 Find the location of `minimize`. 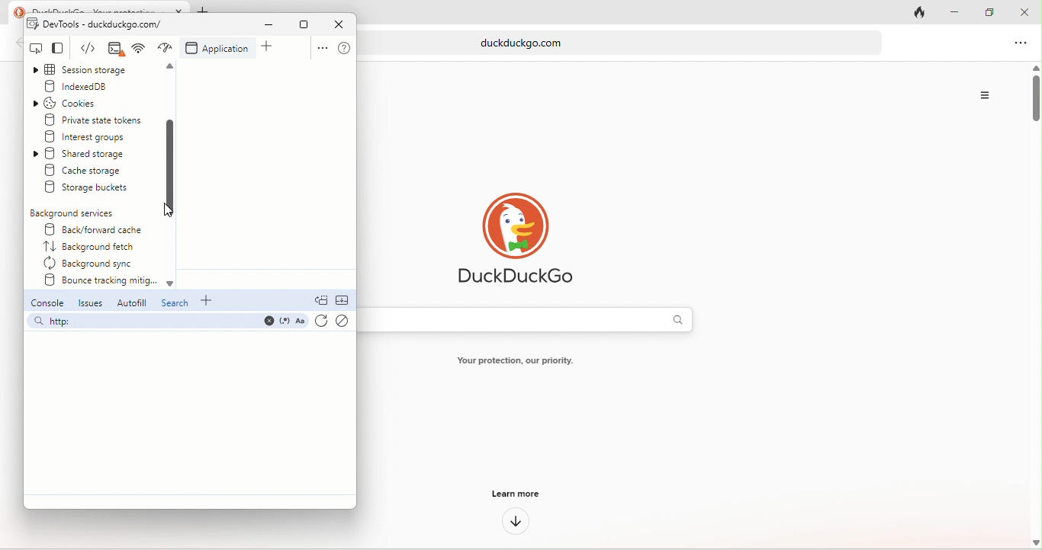

minimize is located at coordinates (263, 26).